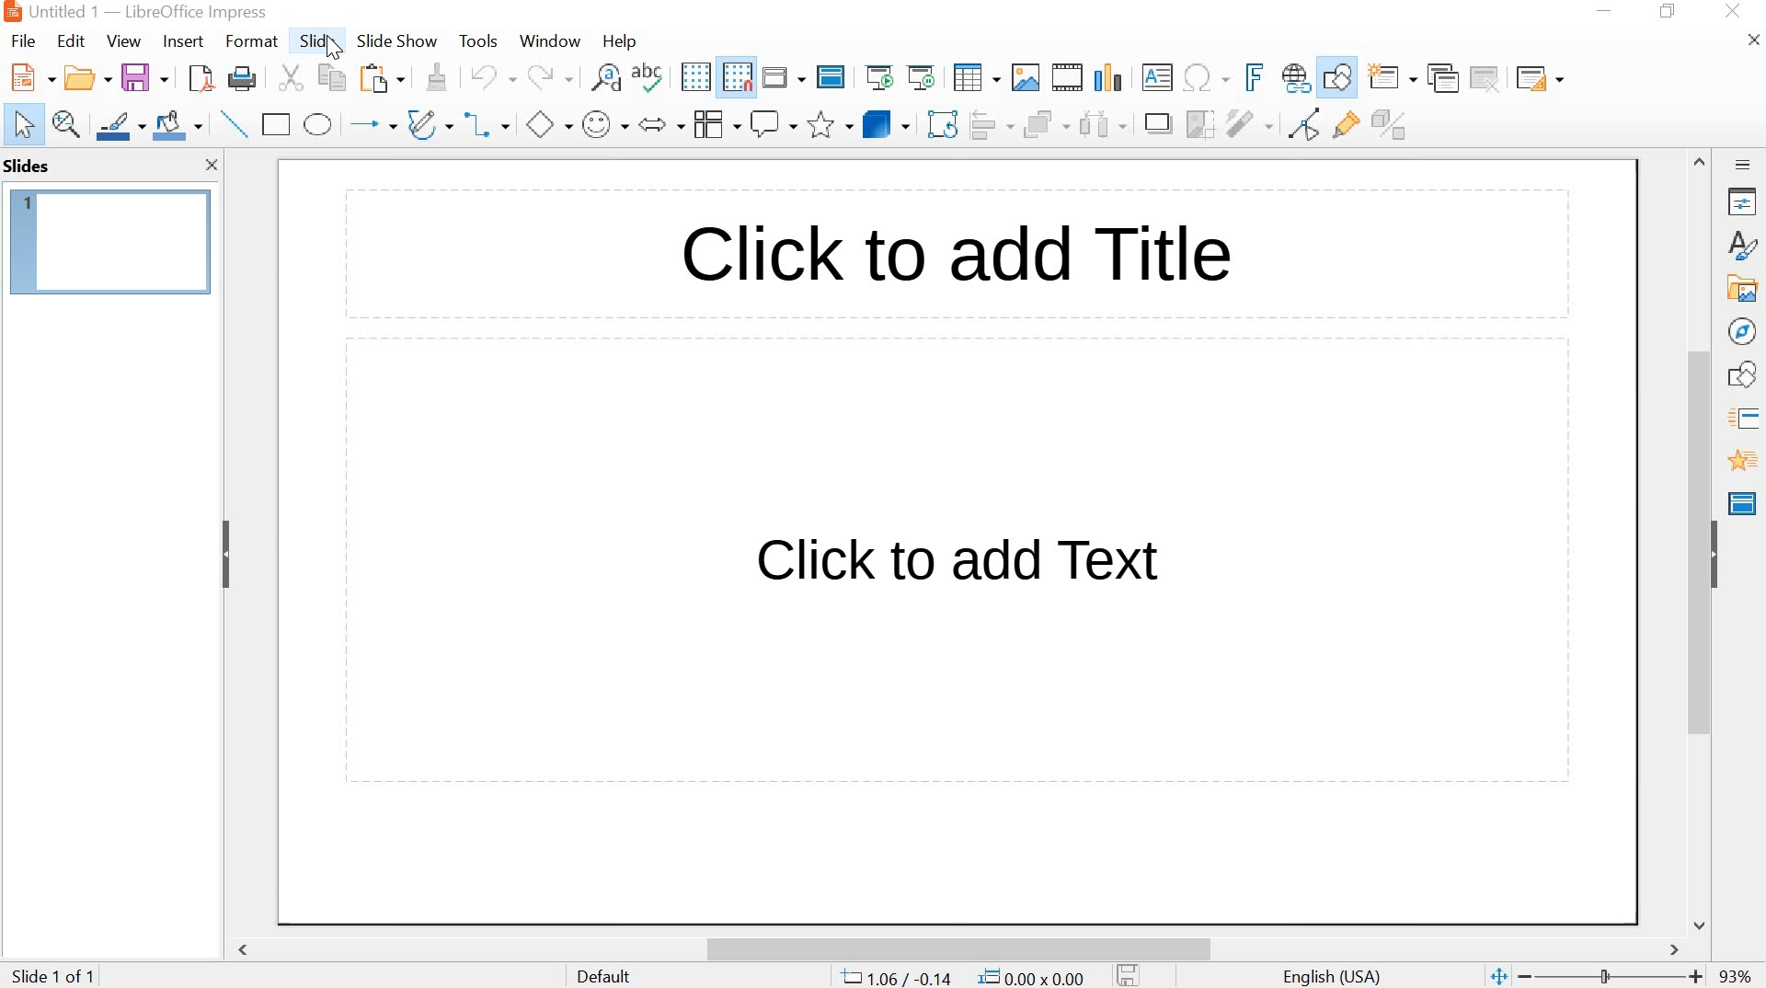  Describe the element at coordinates (607, 76) in the screenshot. I see `Find and Replace` at that location.